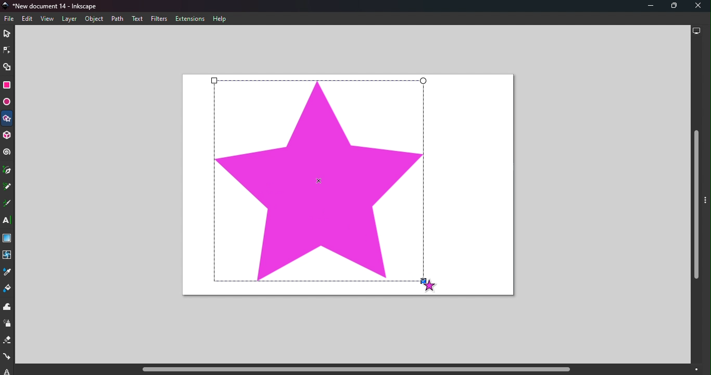 This screenshot has width=711, height=375. I want to click on Tweak tool, so click(9, 307).